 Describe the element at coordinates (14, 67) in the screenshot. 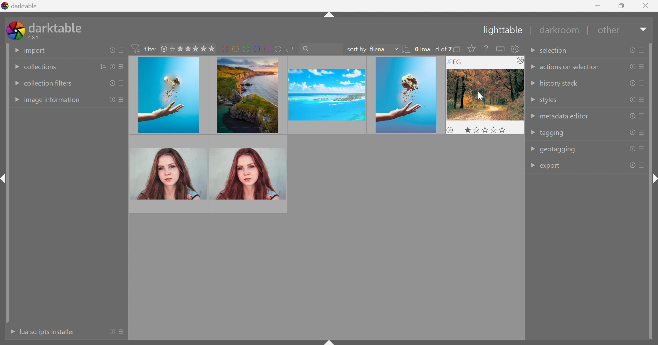

I see `Drop Down` at that location.